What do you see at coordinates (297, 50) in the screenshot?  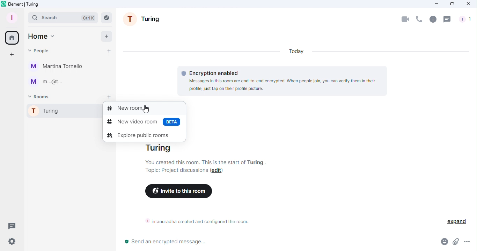 I see `Today` at bounding box center [297, 50].